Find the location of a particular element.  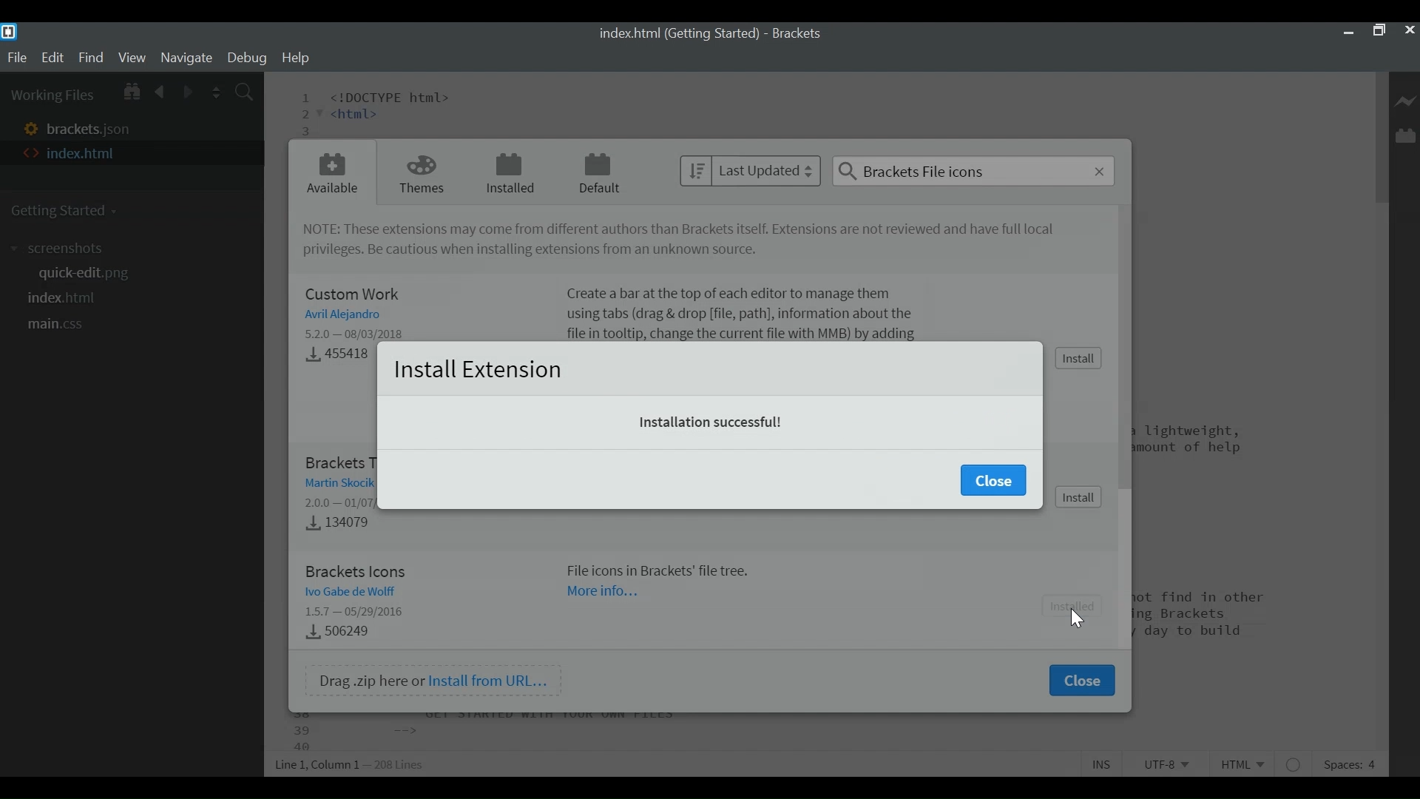

Line, Column Preferences is located at coordinates (351, 762).